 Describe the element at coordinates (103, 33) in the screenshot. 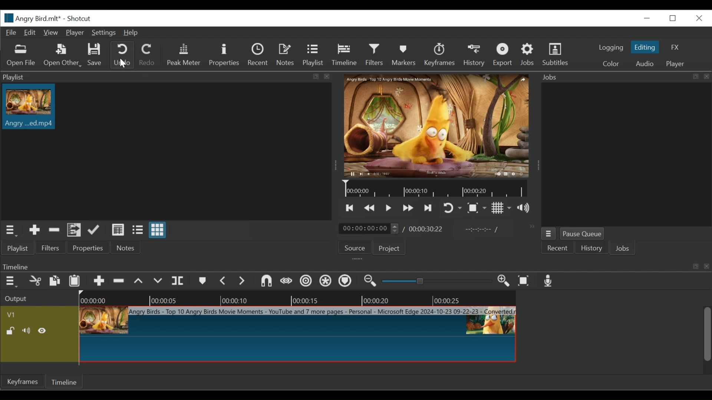

I see `Settings` at that location.